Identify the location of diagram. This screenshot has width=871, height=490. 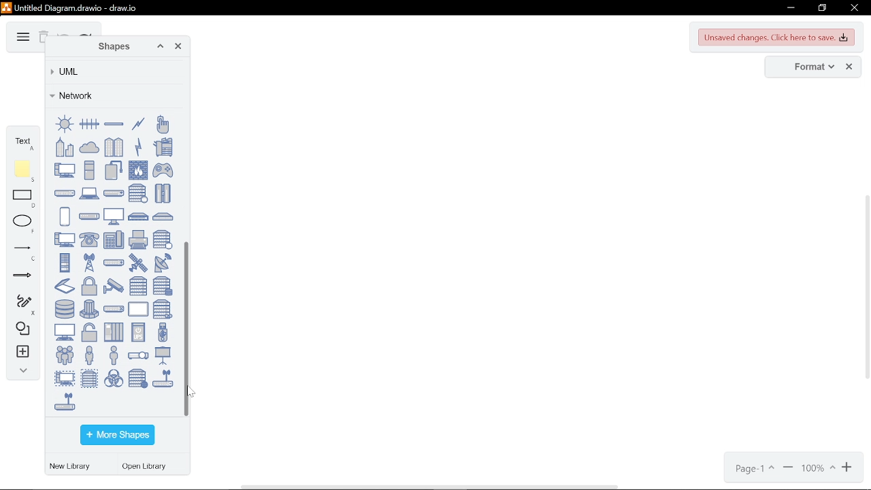
(22, 37).